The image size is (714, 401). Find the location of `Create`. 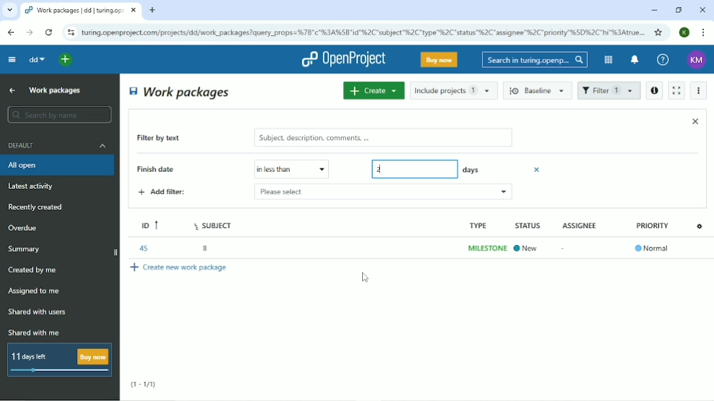

Create is located at coordinates (373, 90).